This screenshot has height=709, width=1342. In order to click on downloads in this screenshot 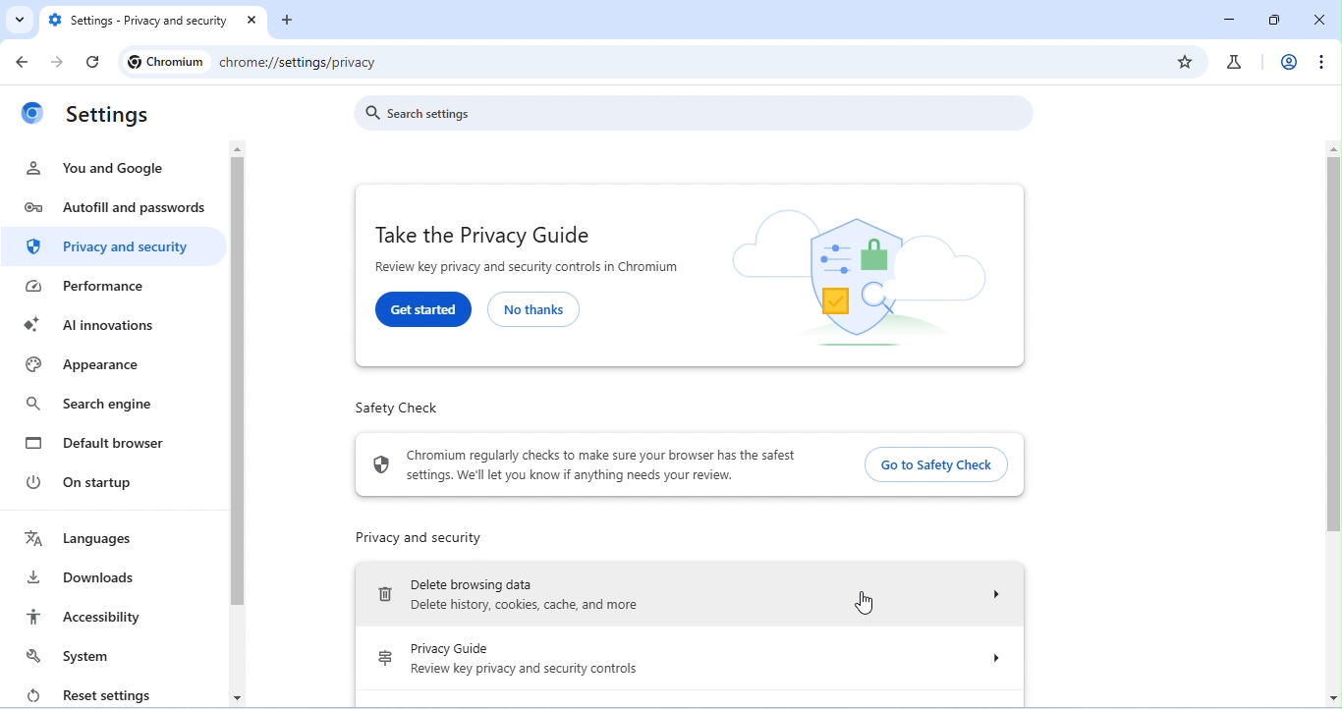, I will do `click(84, 577)`.